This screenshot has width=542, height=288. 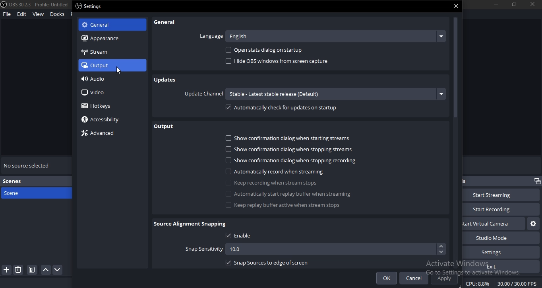 What do you see at coordinates (441, 252) in the screenshot?
I see `down` at bounding box center [441, 252].